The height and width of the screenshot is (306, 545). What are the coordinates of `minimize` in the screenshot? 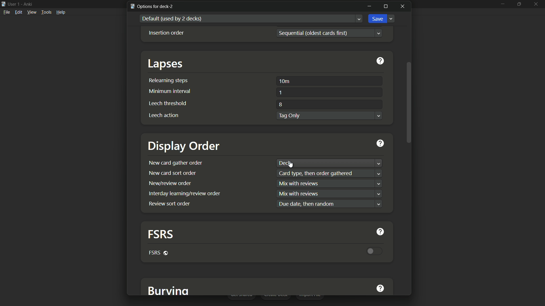 It's located at (369, 6).